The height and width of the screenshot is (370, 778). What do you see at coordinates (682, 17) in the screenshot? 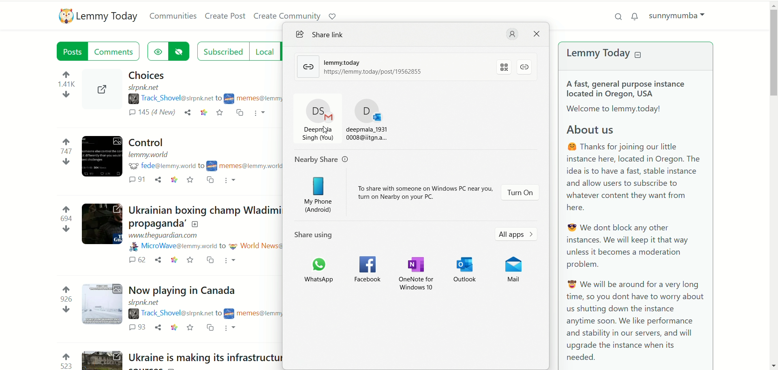
I see `sunnymumba(account)` at bounding box center [682, 17].